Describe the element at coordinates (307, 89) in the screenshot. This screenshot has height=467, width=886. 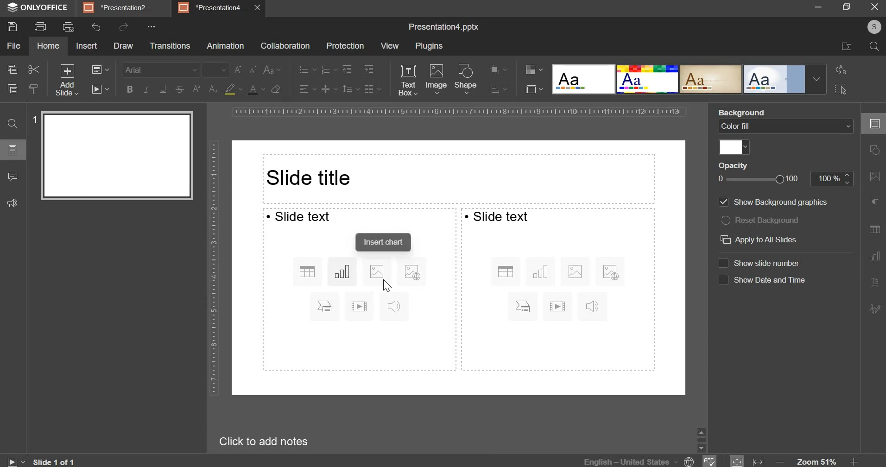
I see `horizontal alignment` at that location.